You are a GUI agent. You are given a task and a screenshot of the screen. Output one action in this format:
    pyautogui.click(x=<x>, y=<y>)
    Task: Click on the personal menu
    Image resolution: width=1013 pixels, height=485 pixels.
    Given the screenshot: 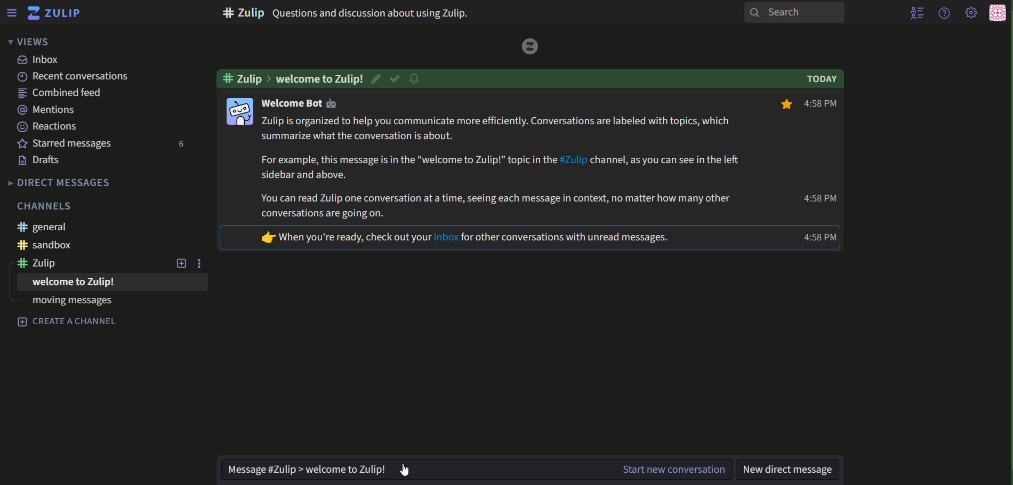 What is the action you would take?
    pyautogui.click(x=997, y=13)
    